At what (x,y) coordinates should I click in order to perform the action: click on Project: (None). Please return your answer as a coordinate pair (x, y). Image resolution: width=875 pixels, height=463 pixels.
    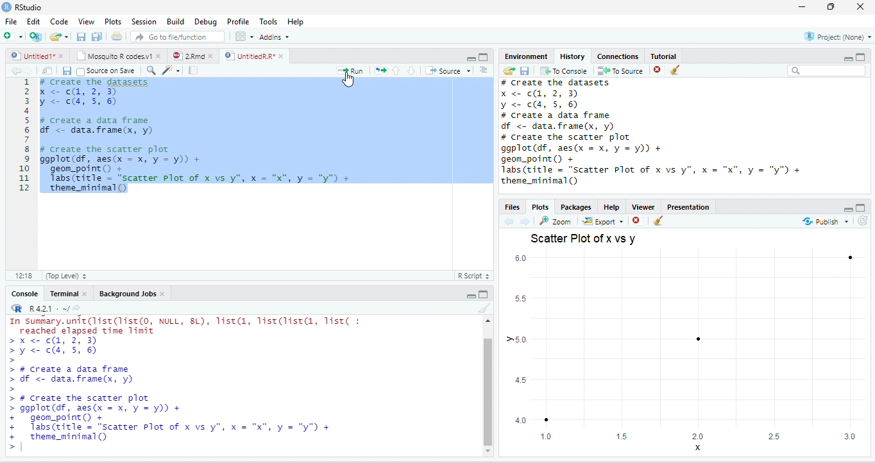
    Looking at the image, I should click on (837, 37).